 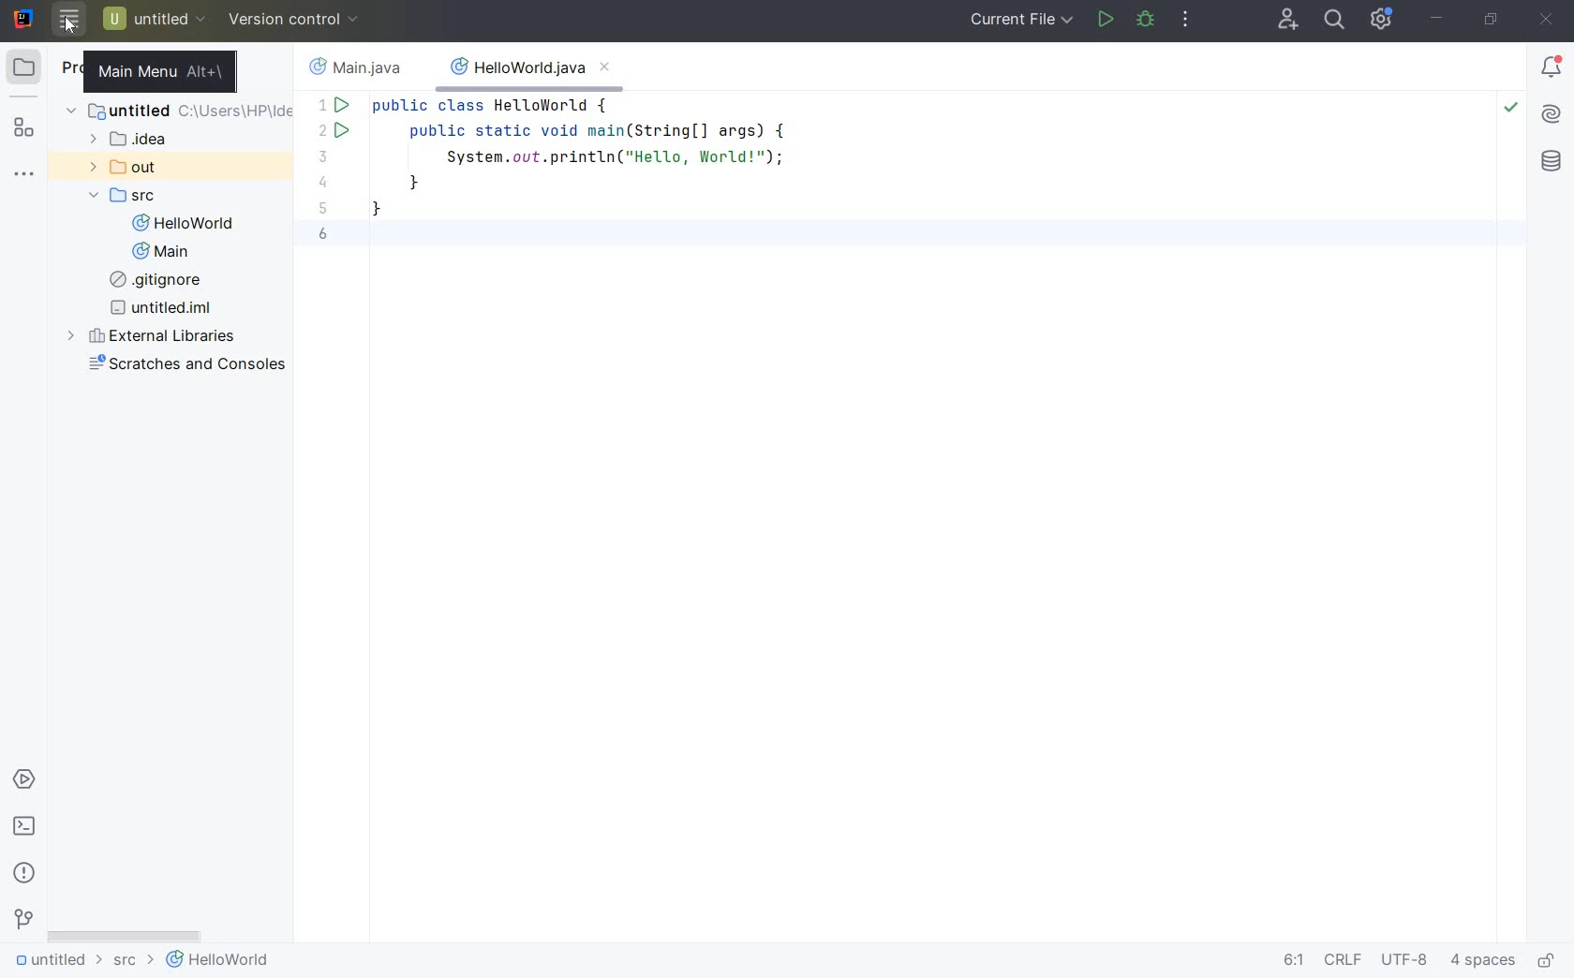 What do you see at coordinates (1406, 961) in the screenshot?
I see `file encoding` at bounding box center [1406, 961].